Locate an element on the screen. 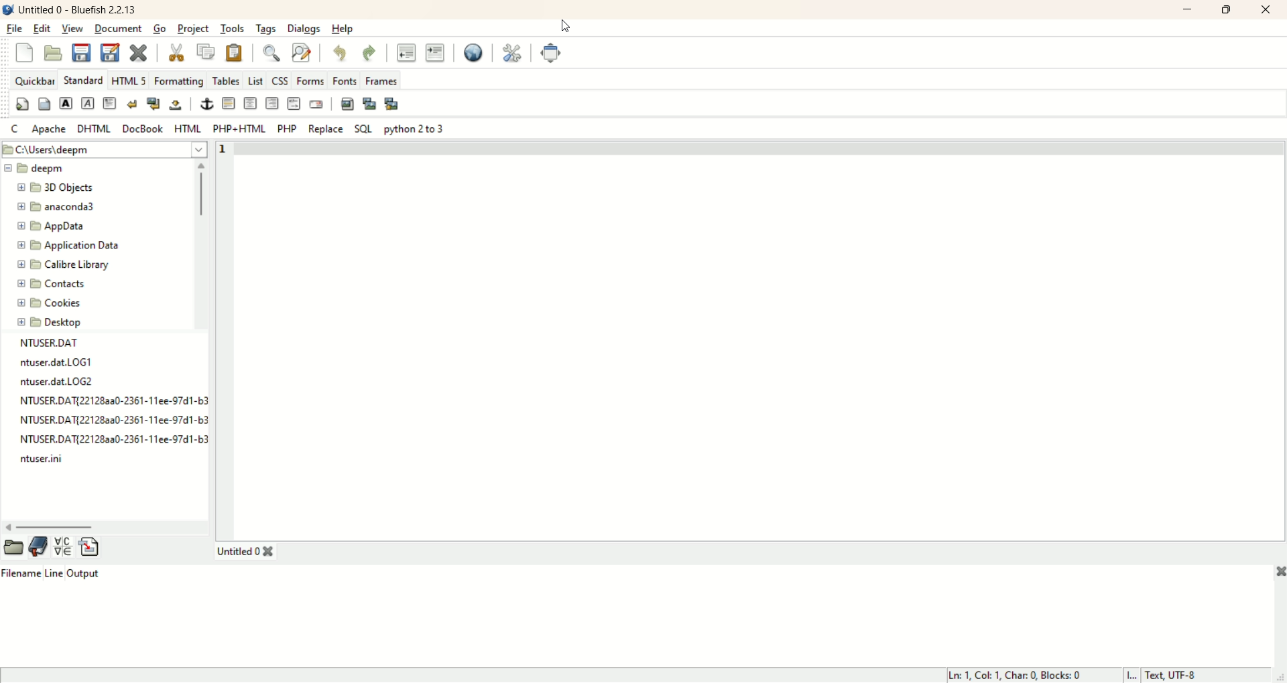  close is located at coordinates (1264, 9).